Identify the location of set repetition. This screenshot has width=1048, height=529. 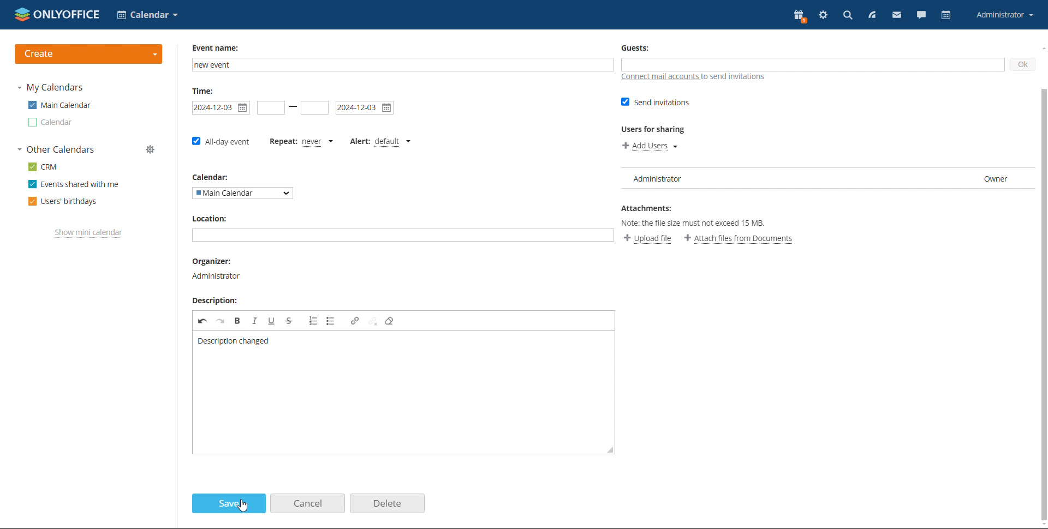
(281, 142).